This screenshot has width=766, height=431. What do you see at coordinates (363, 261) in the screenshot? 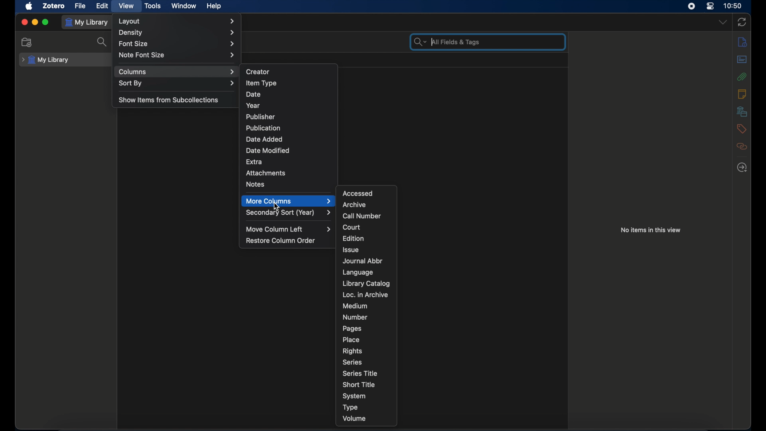
I see `journal abbr` at bounding box center [363, 261].